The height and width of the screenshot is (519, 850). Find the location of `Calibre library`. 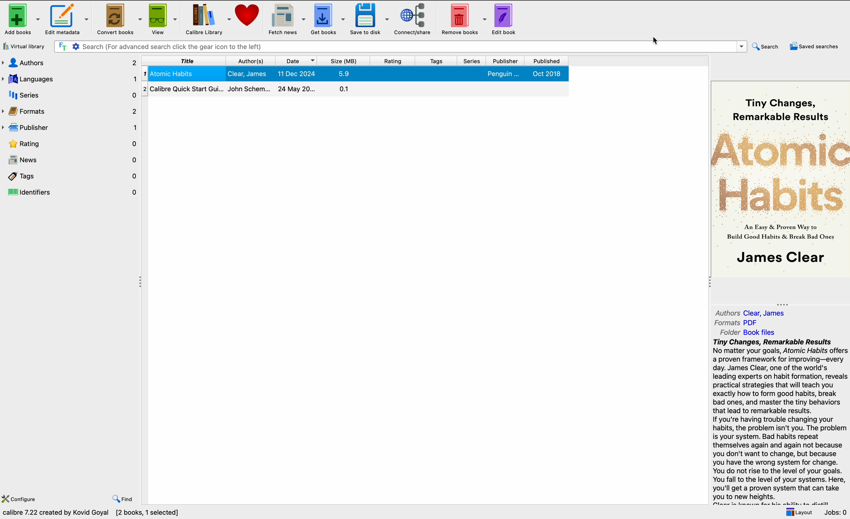

Calibre library is located at coordinates (208, 19).